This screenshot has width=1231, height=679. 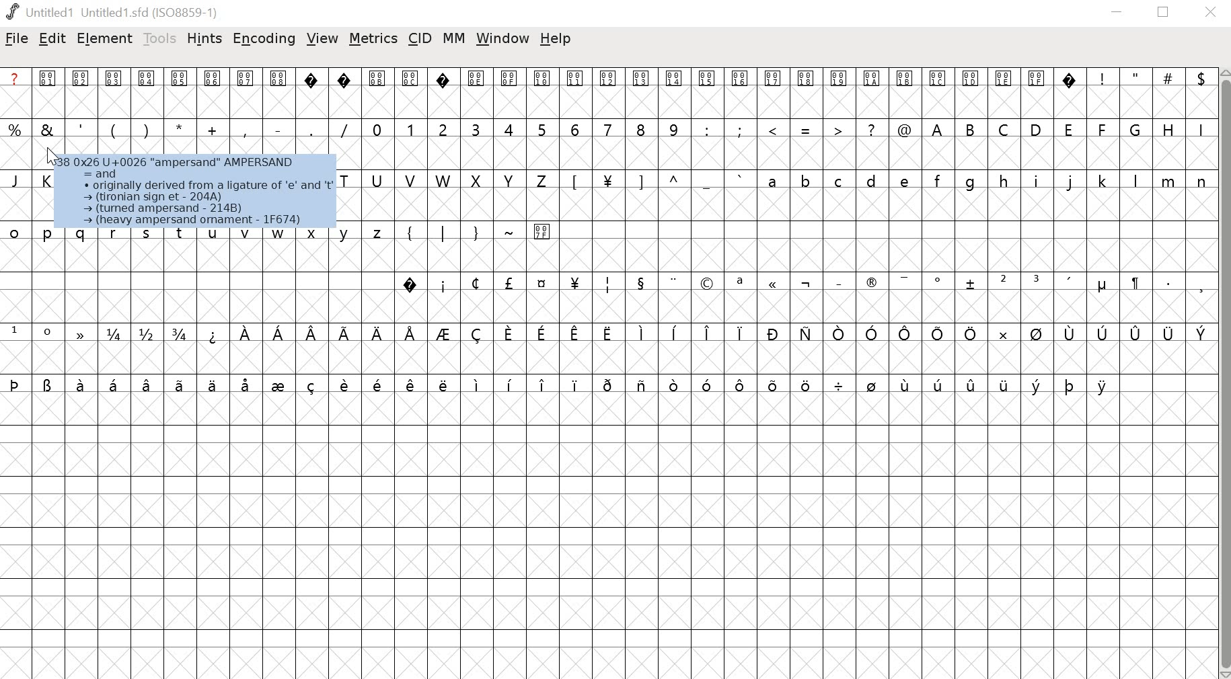 I want to click on symbol, so click(x=1001, y=332).